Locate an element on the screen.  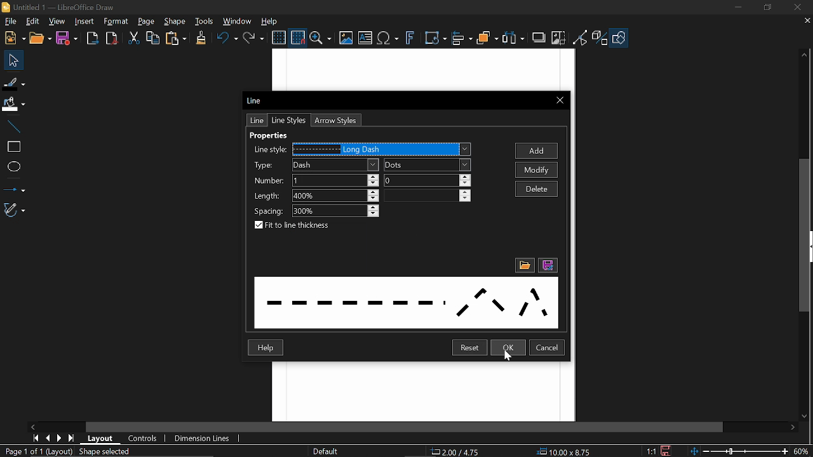
Move up is located at coordinates (805, 55).